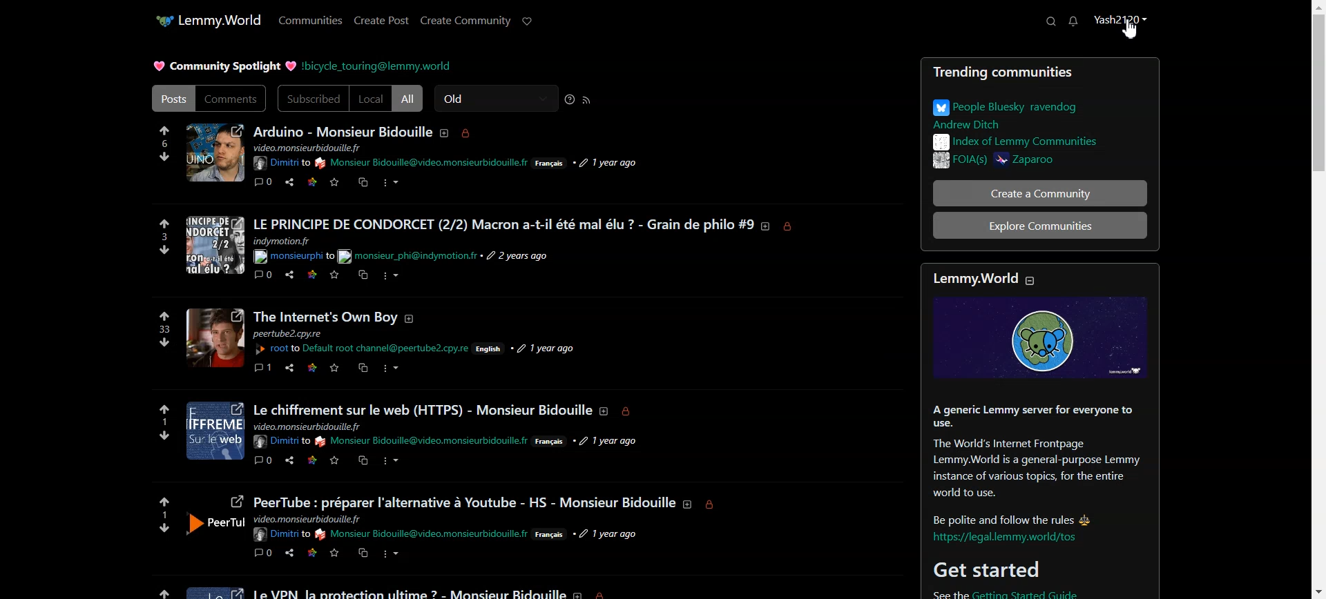  What do you see at coordinates (1318, 299) in the screenshot?
I see `Vertical scroll bar` at bounding box center [1318, 299].